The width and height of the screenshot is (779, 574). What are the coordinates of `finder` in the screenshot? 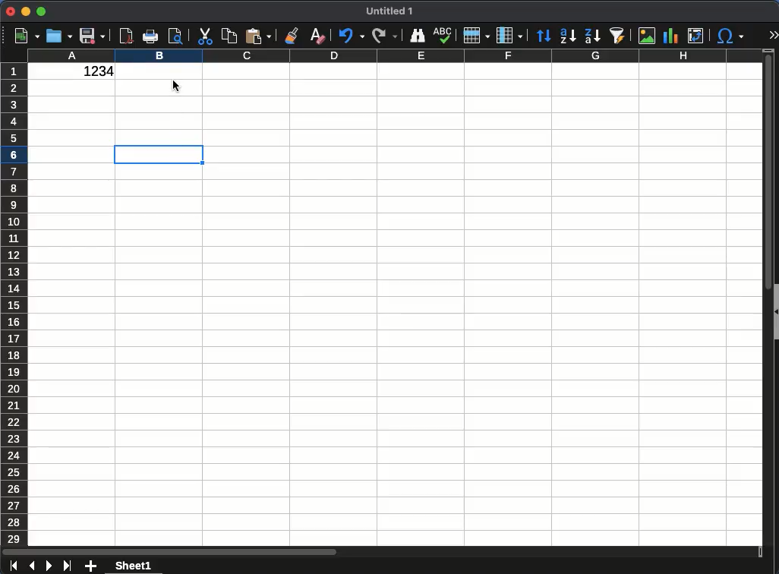 It's located at (417, 36).